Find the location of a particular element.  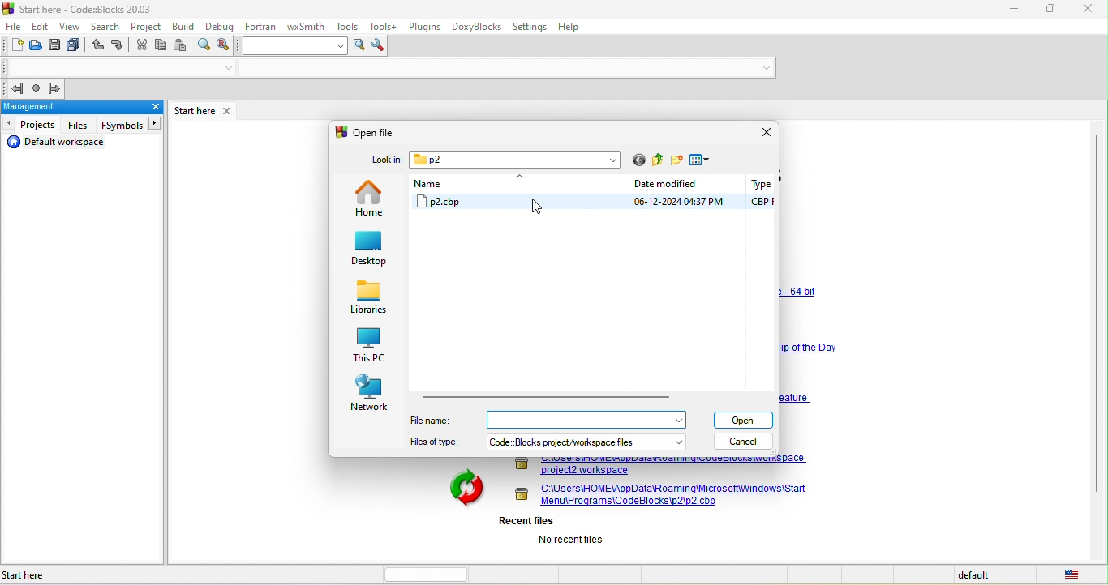

search is located at coordinates (108, 27).